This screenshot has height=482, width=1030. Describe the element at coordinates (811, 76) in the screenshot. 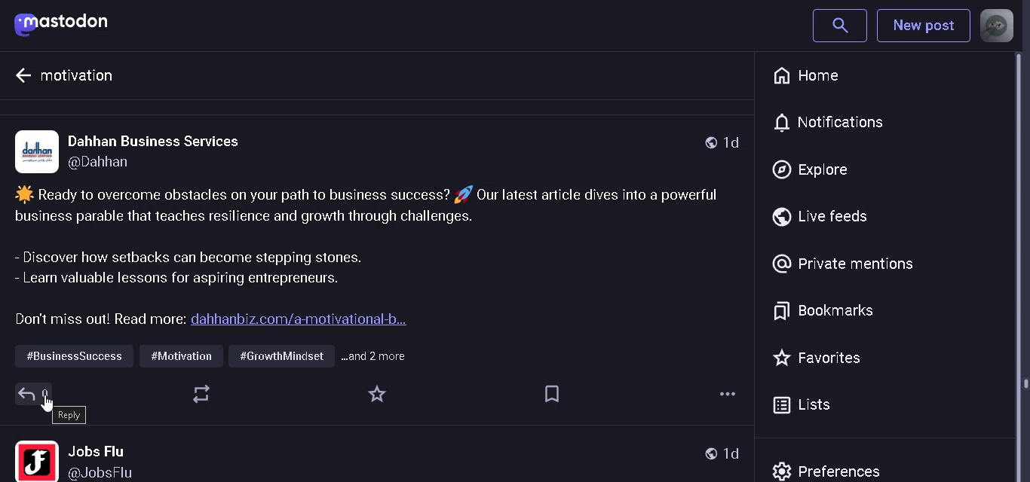

I see `home` at that location.